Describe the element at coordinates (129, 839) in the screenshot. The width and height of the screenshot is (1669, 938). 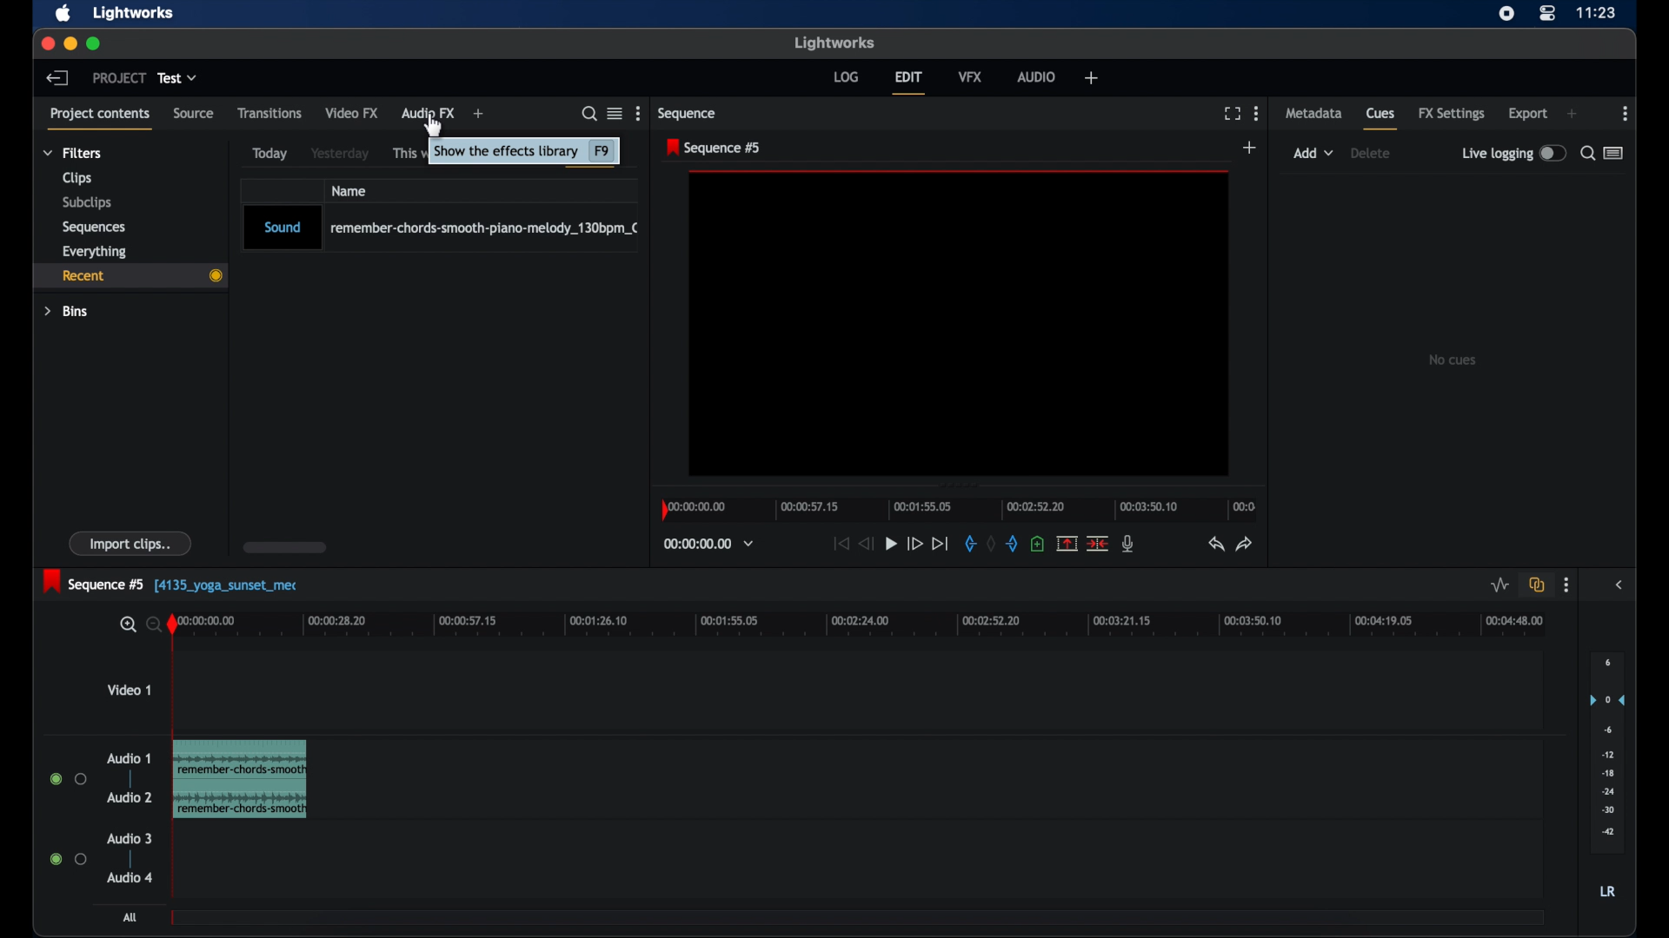
I see `audio 3` at that location.